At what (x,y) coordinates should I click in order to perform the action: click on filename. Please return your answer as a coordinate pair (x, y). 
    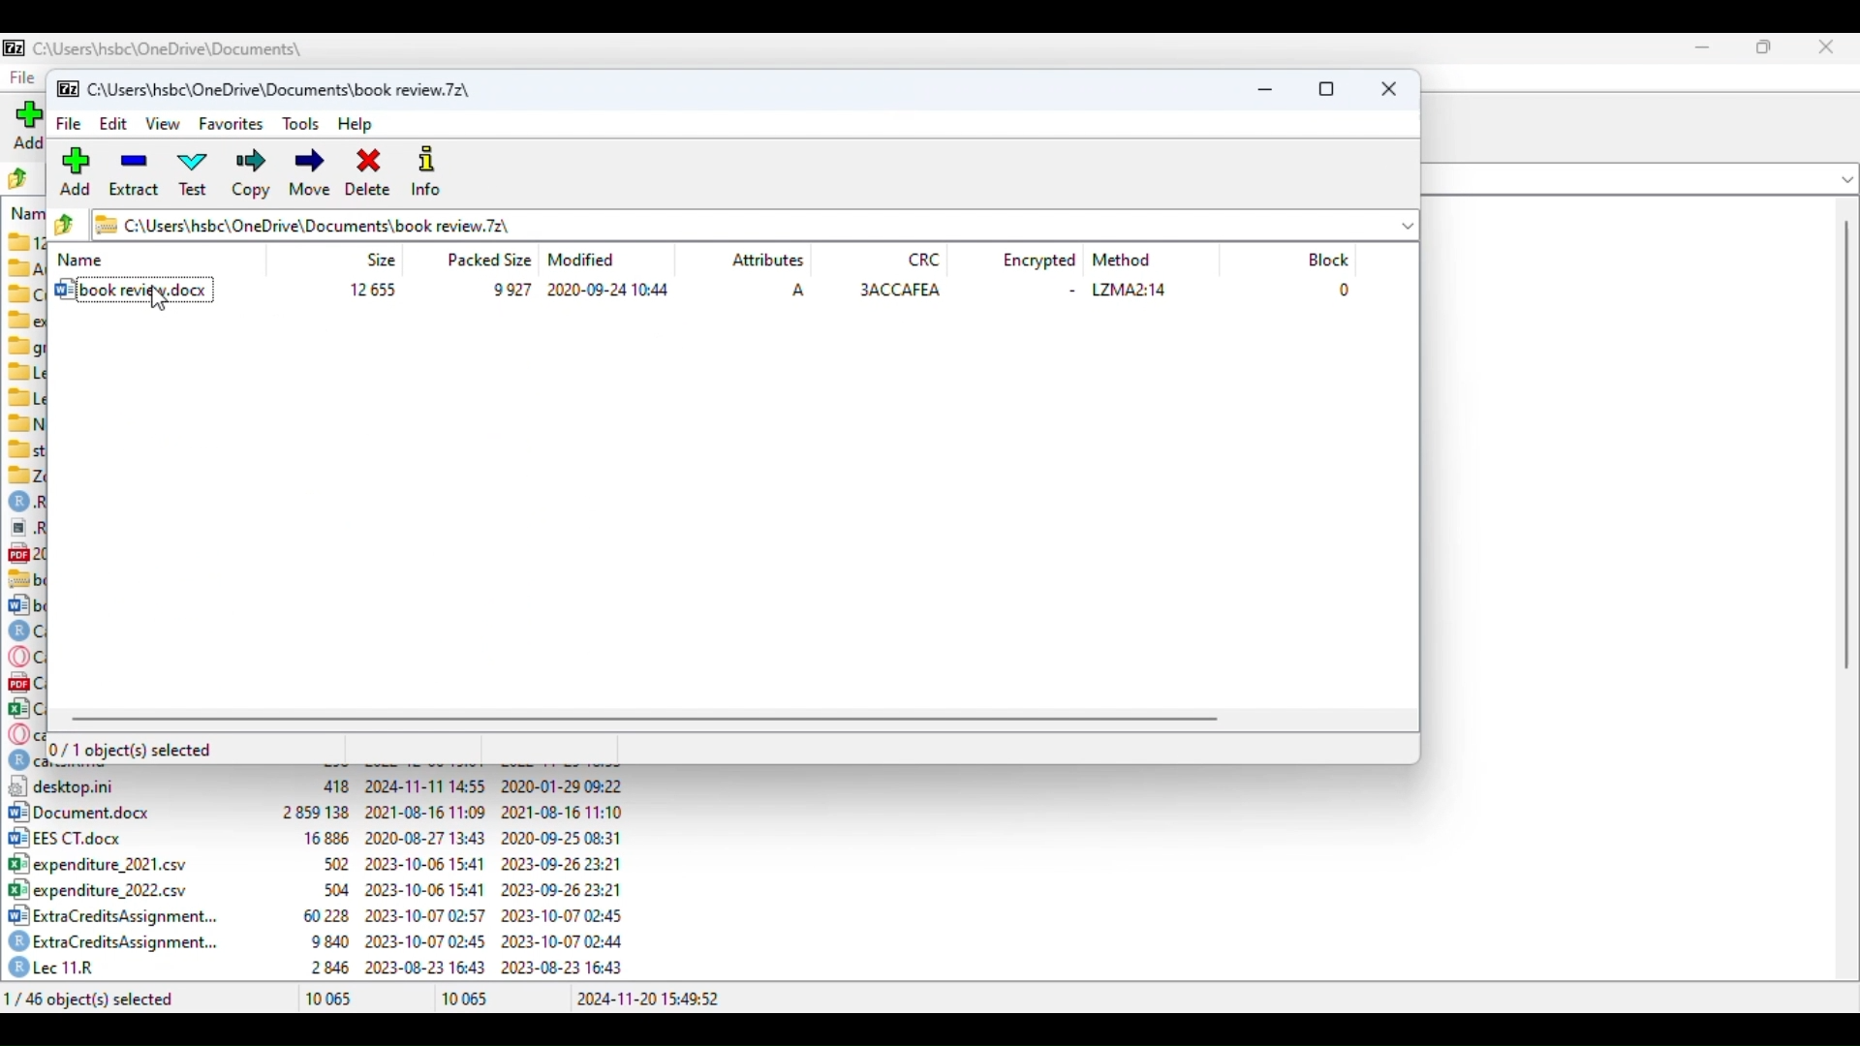
    Looking at the image, I should click on (170, 46).